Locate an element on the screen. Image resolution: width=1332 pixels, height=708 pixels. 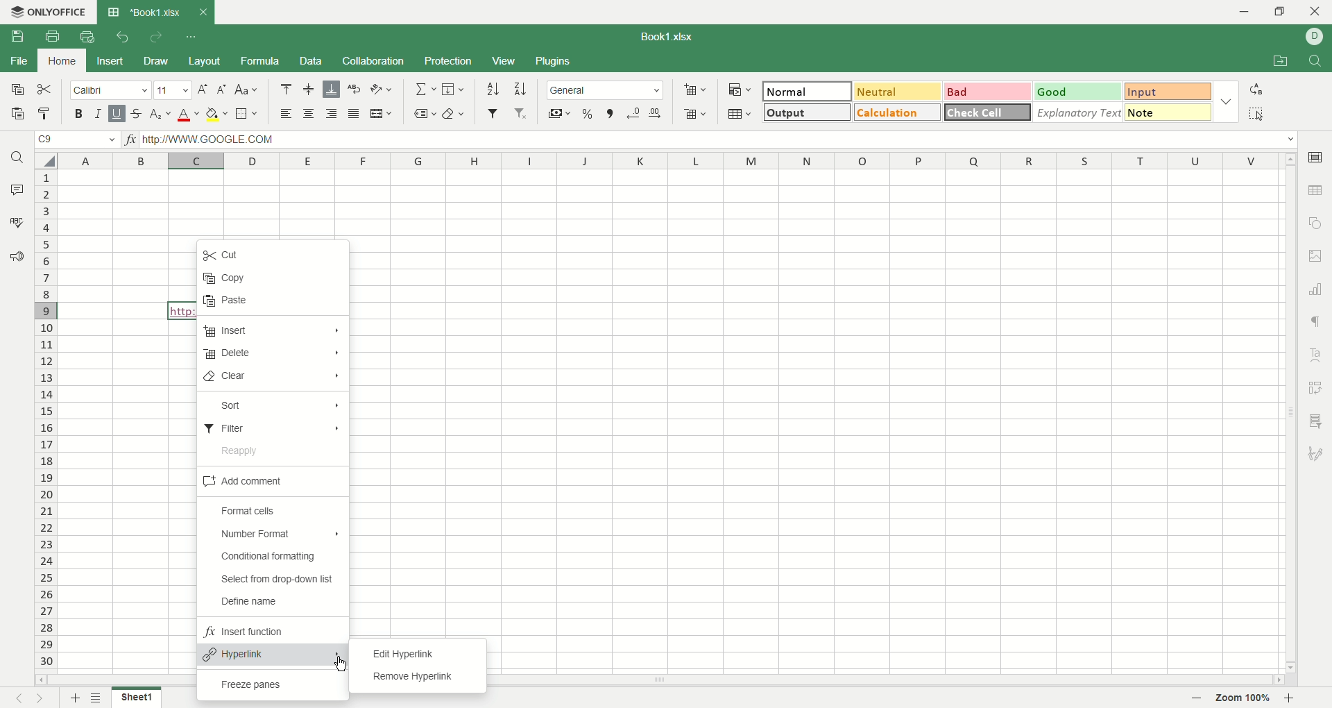
percent style is located at coordinates (587, 114).